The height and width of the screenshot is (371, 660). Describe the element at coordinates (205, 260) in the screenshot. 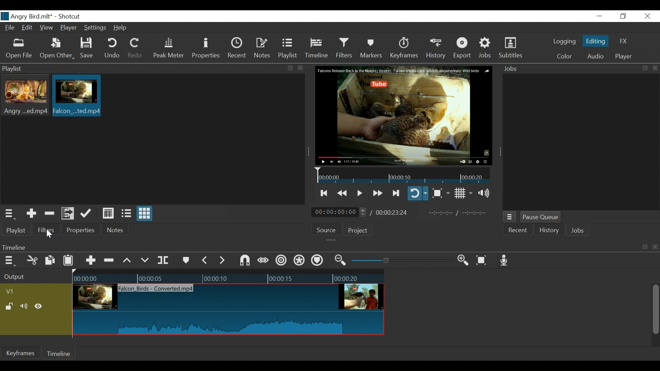

I see `Previous marker` at that location.